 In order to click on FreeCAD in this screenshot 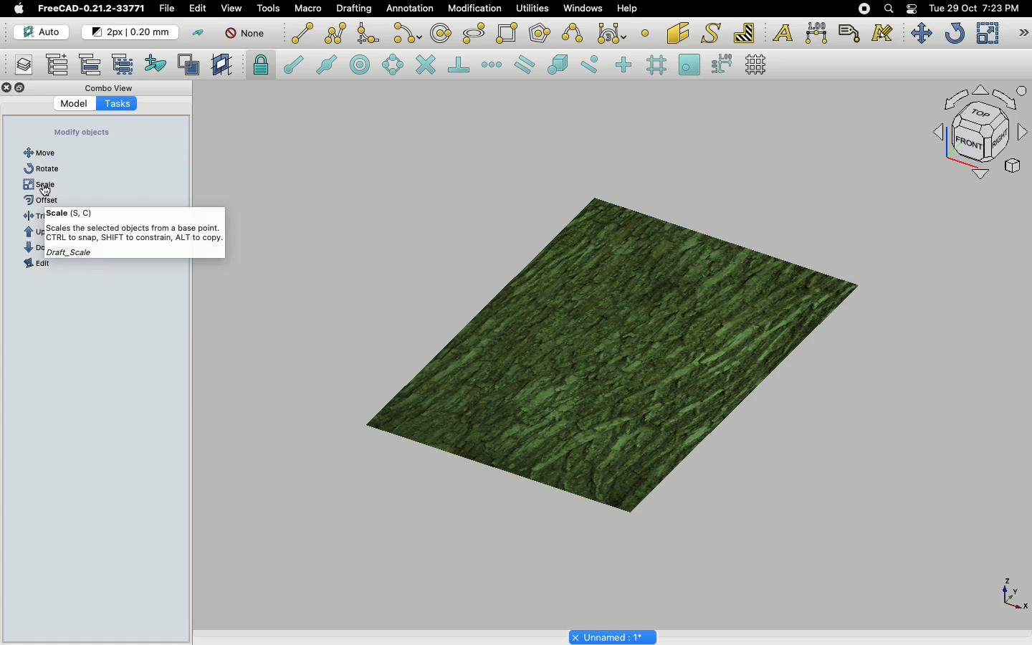, I will do `click(90, 9)`.